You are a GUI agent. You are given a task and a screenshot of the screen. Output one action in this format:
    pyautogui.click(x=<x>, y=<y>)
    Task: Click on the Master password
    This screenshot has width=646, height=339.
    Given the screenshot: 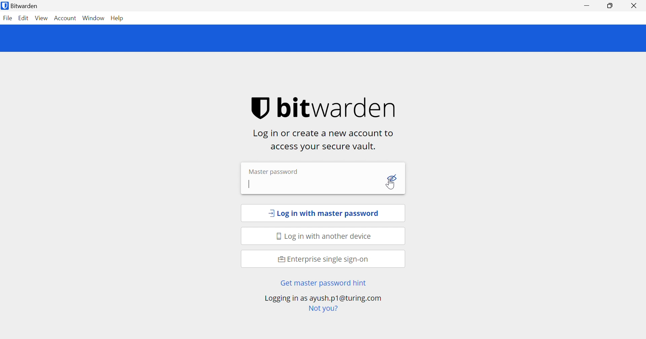 What is the action you would take?
    pyautogui.click(x=273, y=171)
    